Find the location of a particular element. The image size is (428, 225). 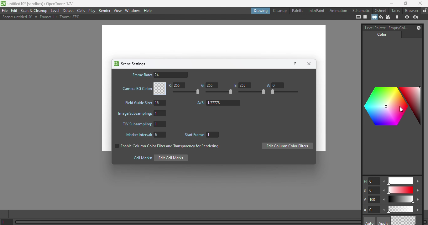

Xsheet is located at coordinates (68, 11).